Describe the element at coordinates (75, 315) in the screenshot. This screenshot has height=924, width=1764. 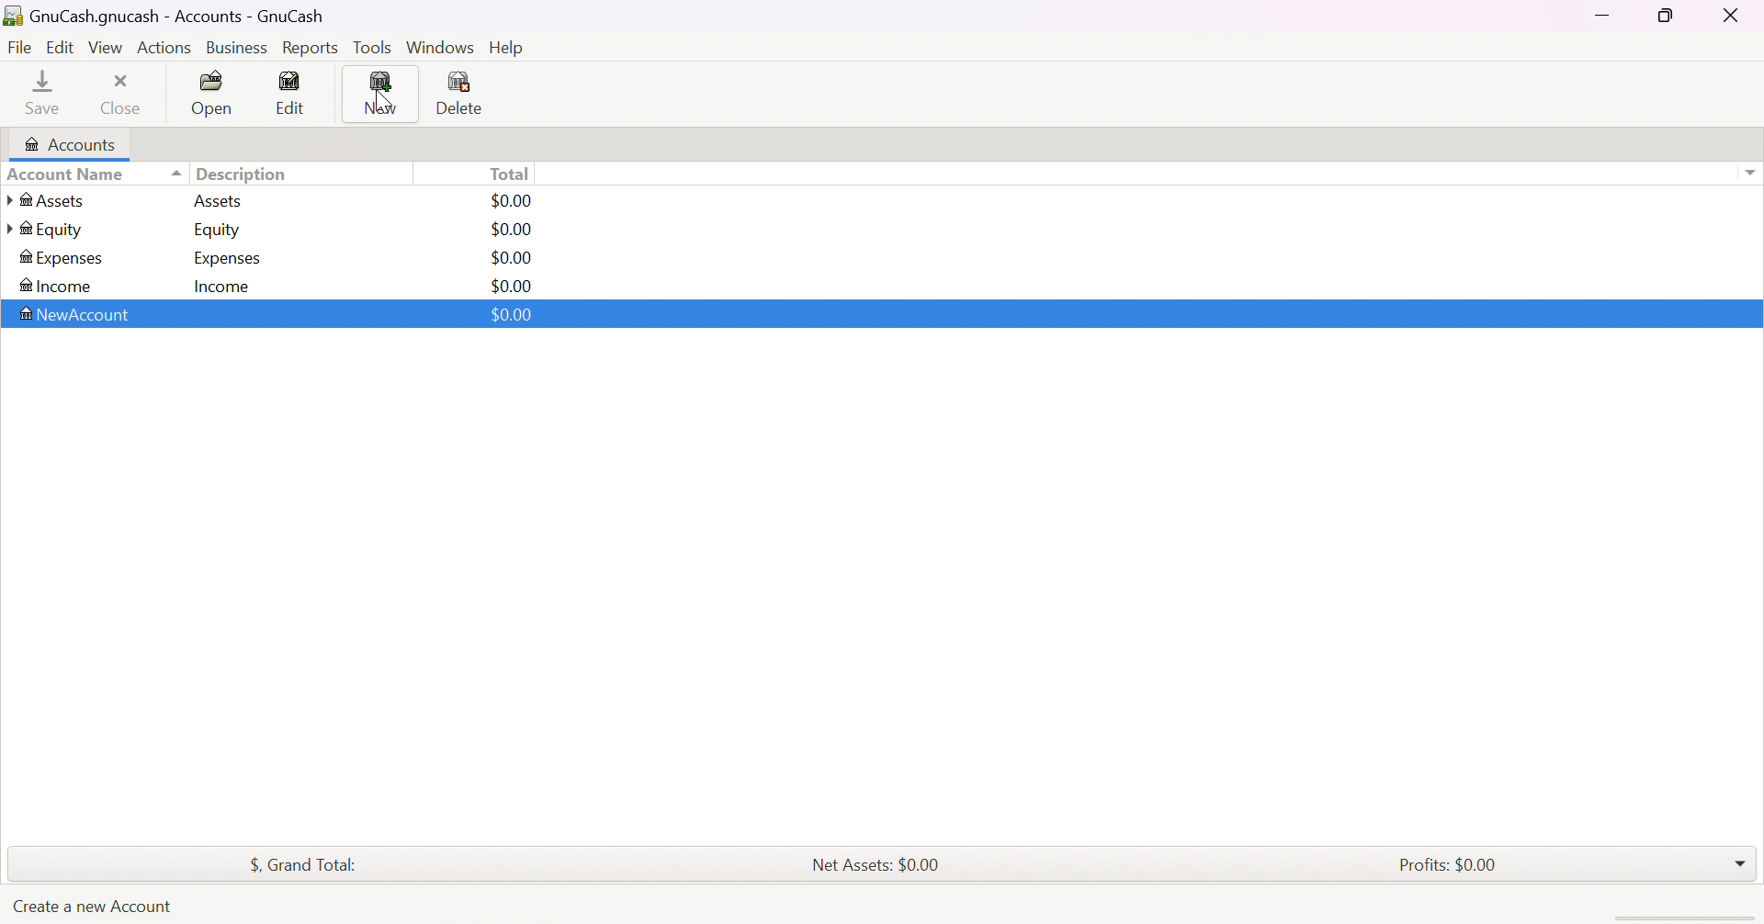
I see `New Account` at that location.